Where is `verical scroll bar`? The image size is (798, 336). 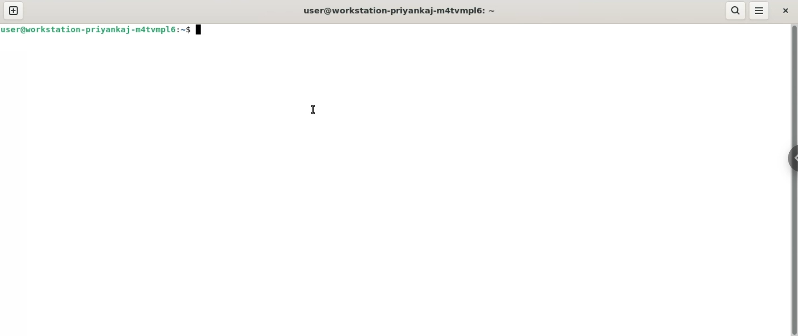
verical scroll bar is located at coordinates (793, 179).